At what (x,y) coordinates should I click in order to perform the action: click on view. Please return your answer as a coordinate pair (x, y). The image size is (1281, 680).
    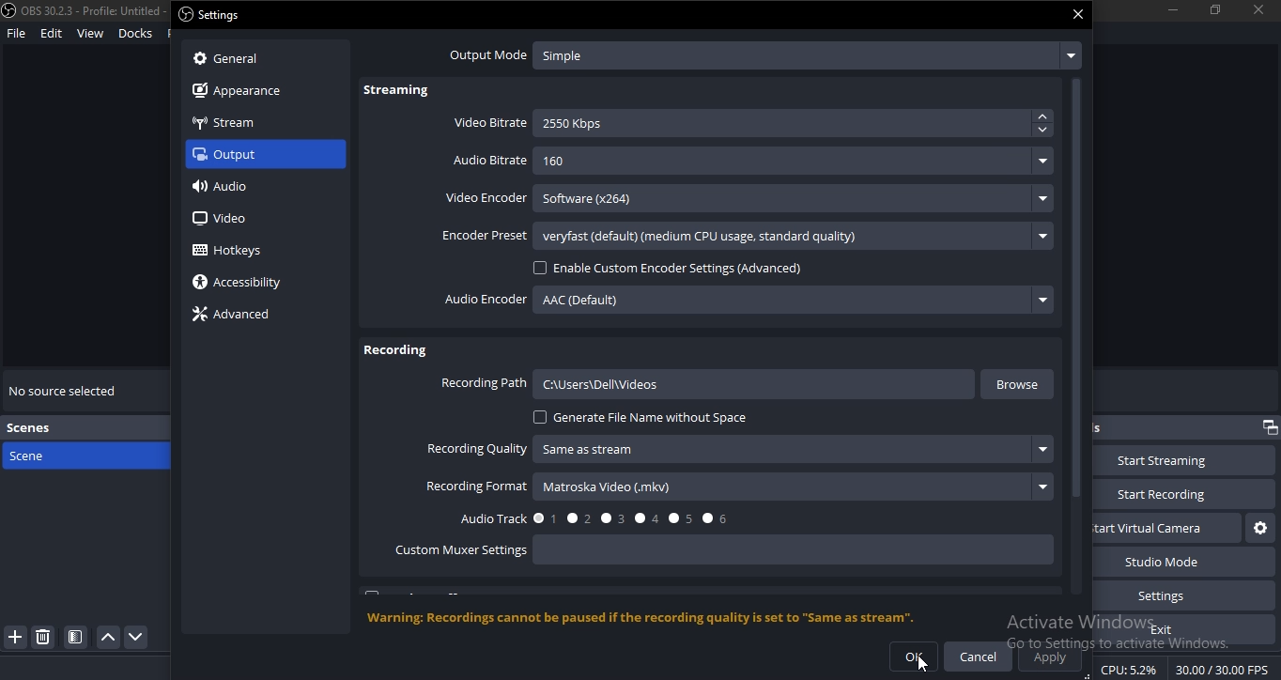
    Looking at the image, I should click on (89, 34).